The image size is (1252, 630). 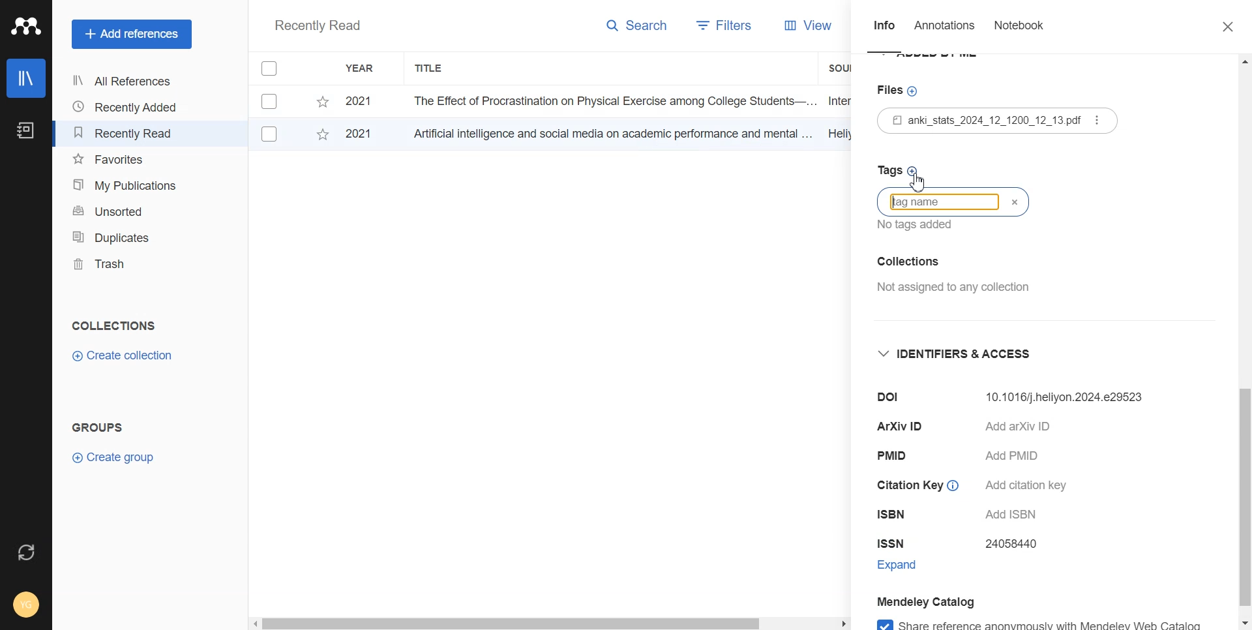 What do you see at coordinates (951, 280) in the screenshot?
I see `Collection  Not assigned to any collection` at bounding box center [951, 280].